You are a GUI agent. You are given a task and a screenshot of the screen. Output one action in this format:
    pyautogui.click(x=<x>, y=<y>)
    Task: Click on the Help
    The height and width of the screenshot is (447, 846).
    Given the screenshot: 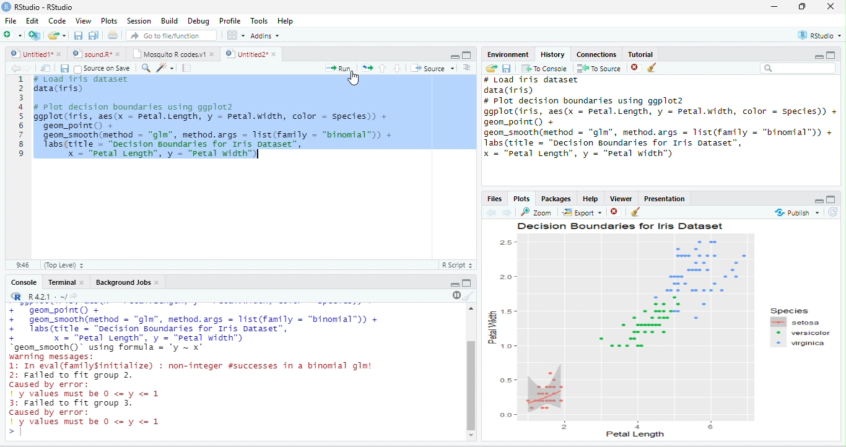 What is the action you would take?
    pyautogui.click(x=287, y=22)
    